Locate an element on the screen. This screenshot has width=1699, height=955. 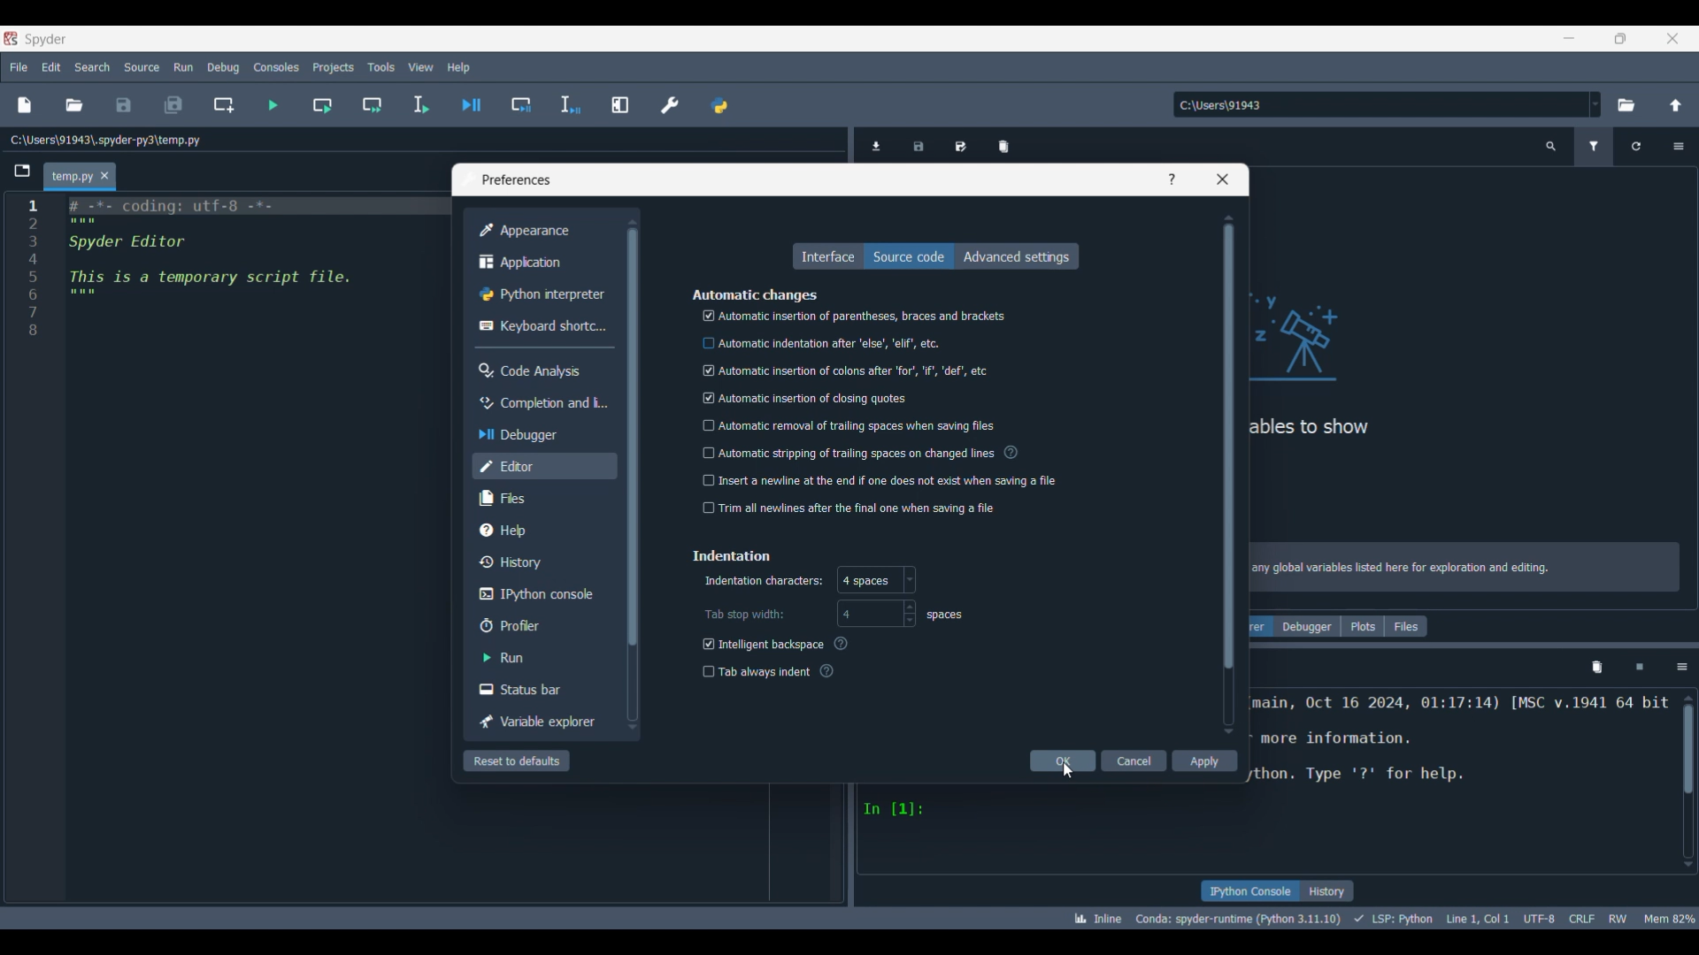
IPython console is located at coordinates (544, 595).